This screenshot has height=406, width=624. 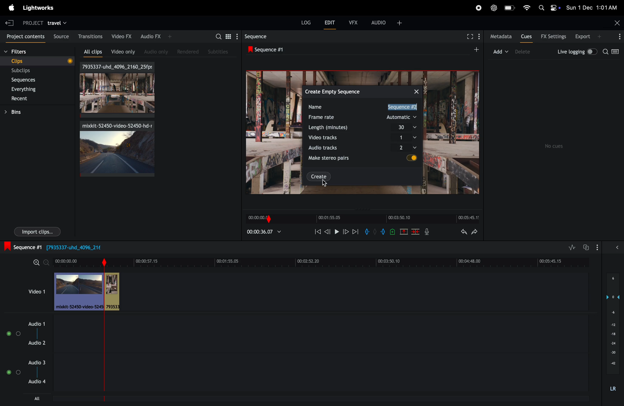 What do you see at coordinates (123, 51) in the screenshot?
I see `video only` at bounding box center [123, 51].